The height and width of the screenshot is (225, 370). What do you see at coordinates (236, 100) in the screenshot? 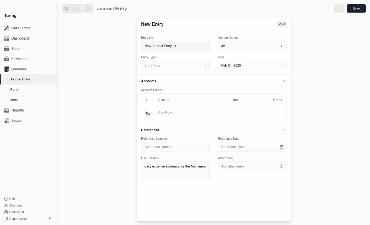
I see `Debit` at bounding box center [236, 100].